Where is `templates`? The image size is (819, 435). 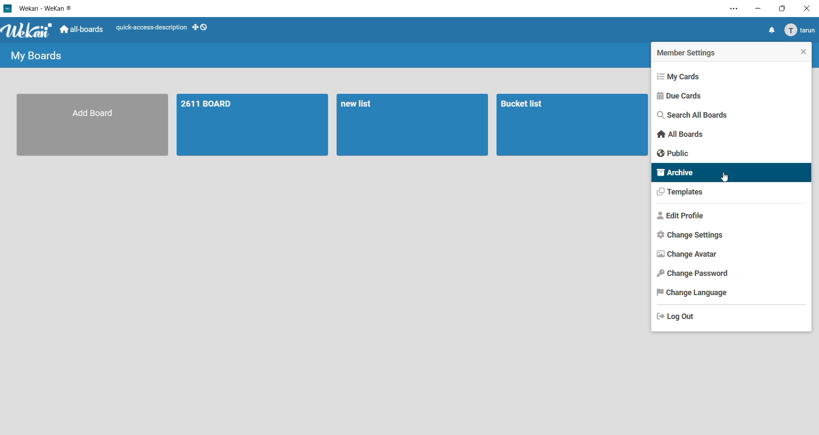
templates is located at coordinates (680, 193).